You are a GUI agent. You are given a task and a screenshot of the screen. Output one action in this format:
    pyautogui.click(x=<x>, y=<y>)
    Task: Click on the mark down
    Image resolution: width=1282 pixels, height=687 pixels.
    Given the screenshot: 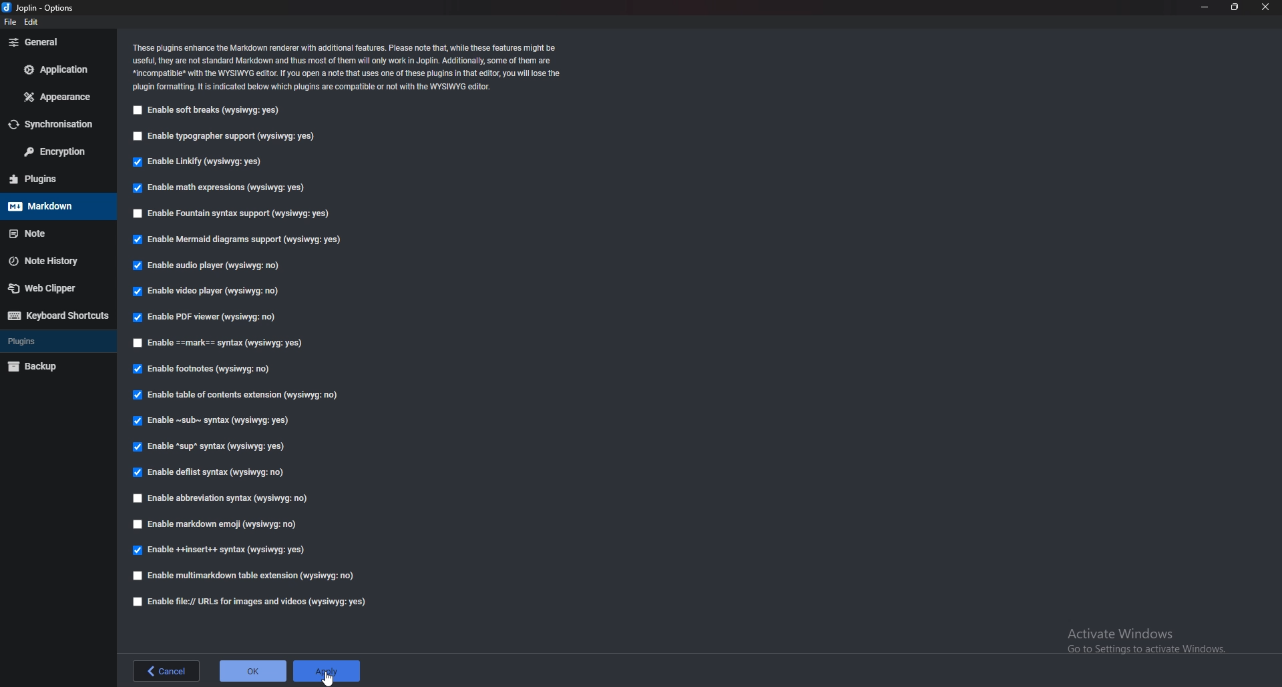 What is the action you would take?
    pyautogui.click(x=55, y=206)
    